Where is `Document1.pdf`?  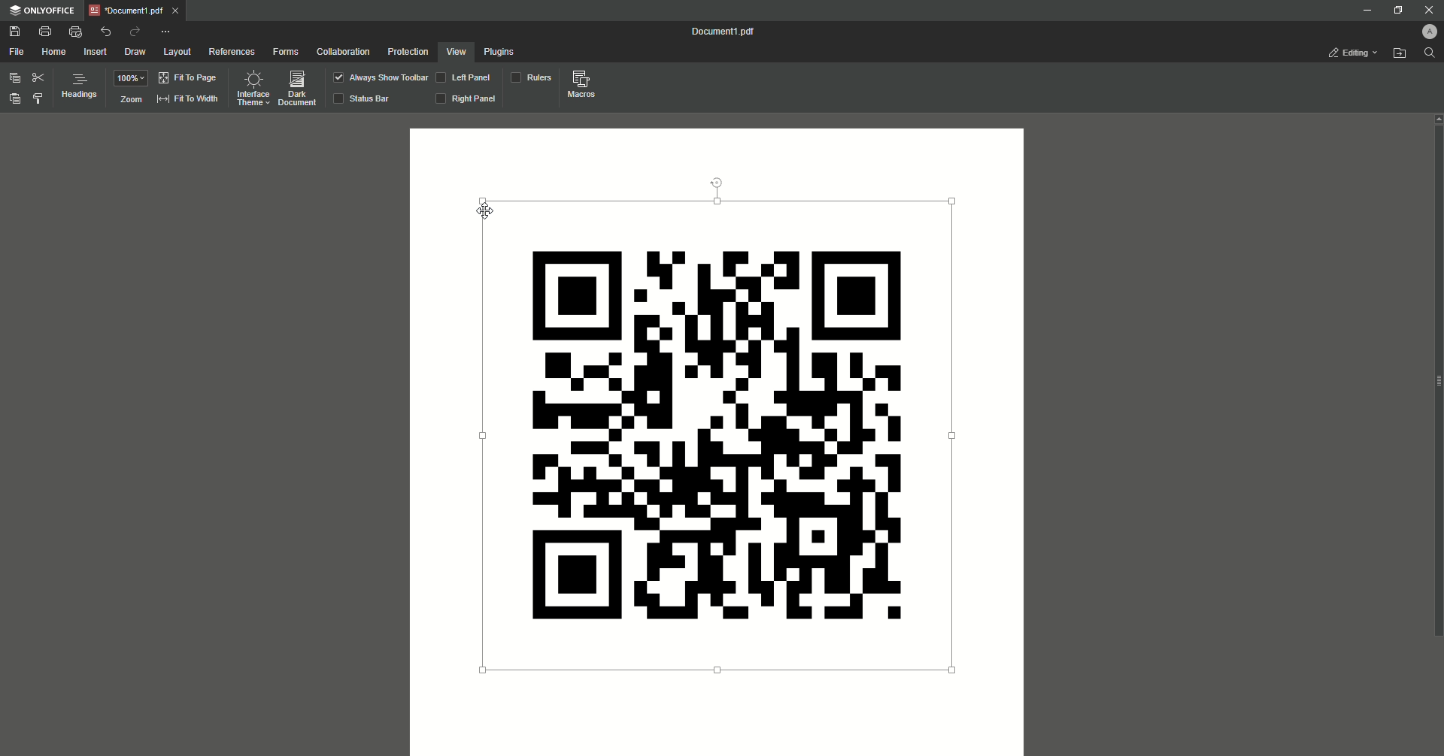 Document1.pdf is located at coordinates (135, 11).